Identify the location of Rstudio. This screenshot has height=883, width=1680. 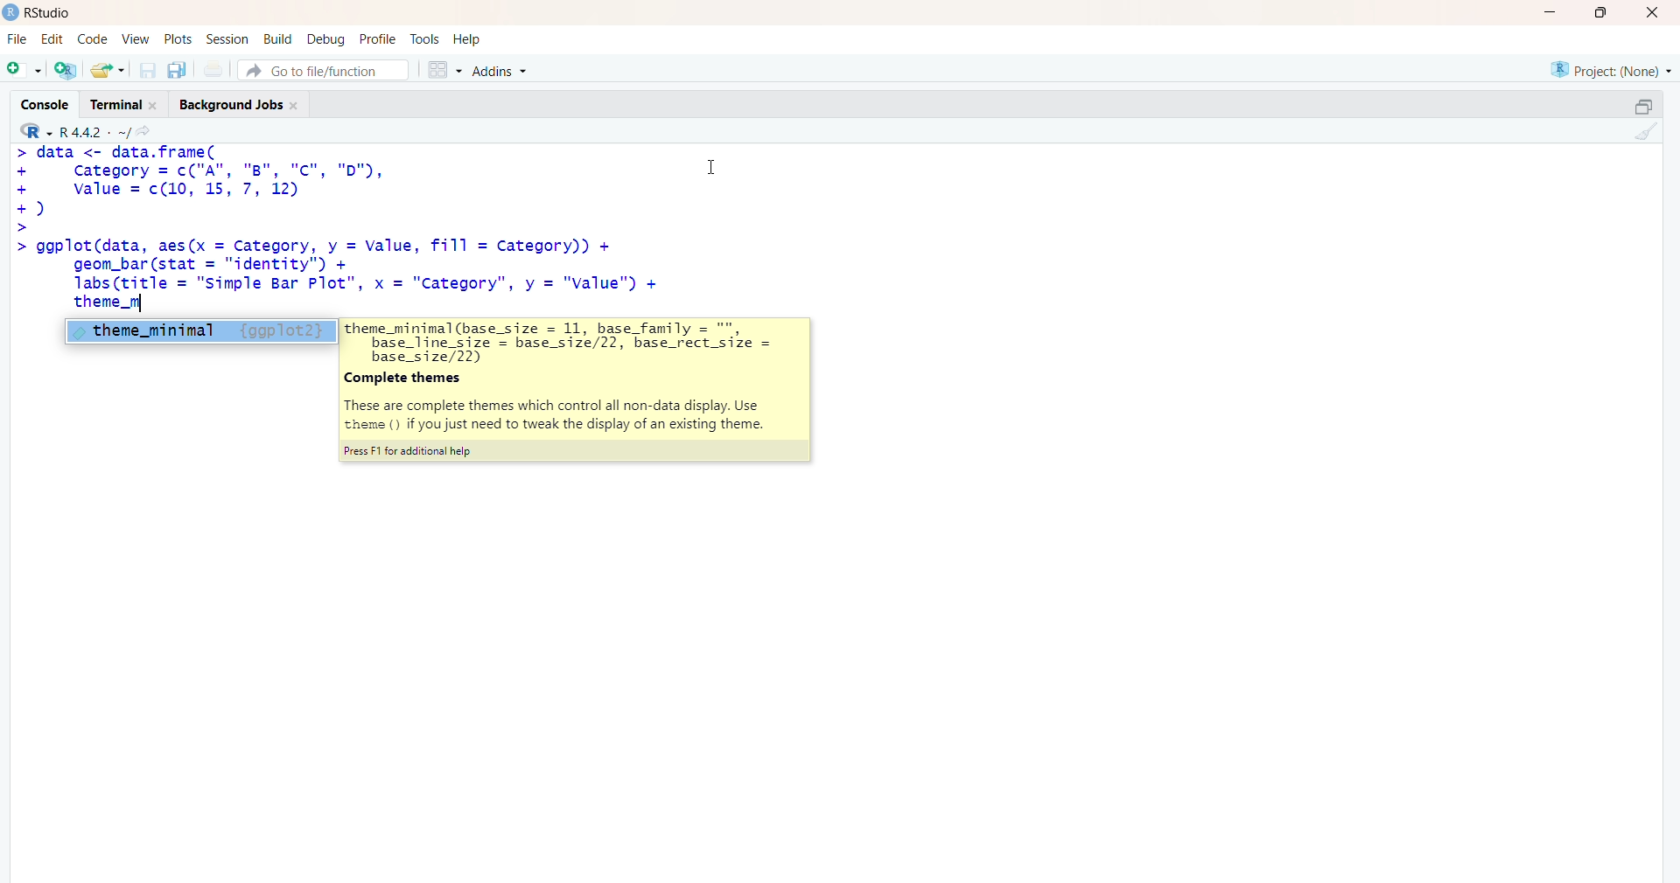
(53, 13).